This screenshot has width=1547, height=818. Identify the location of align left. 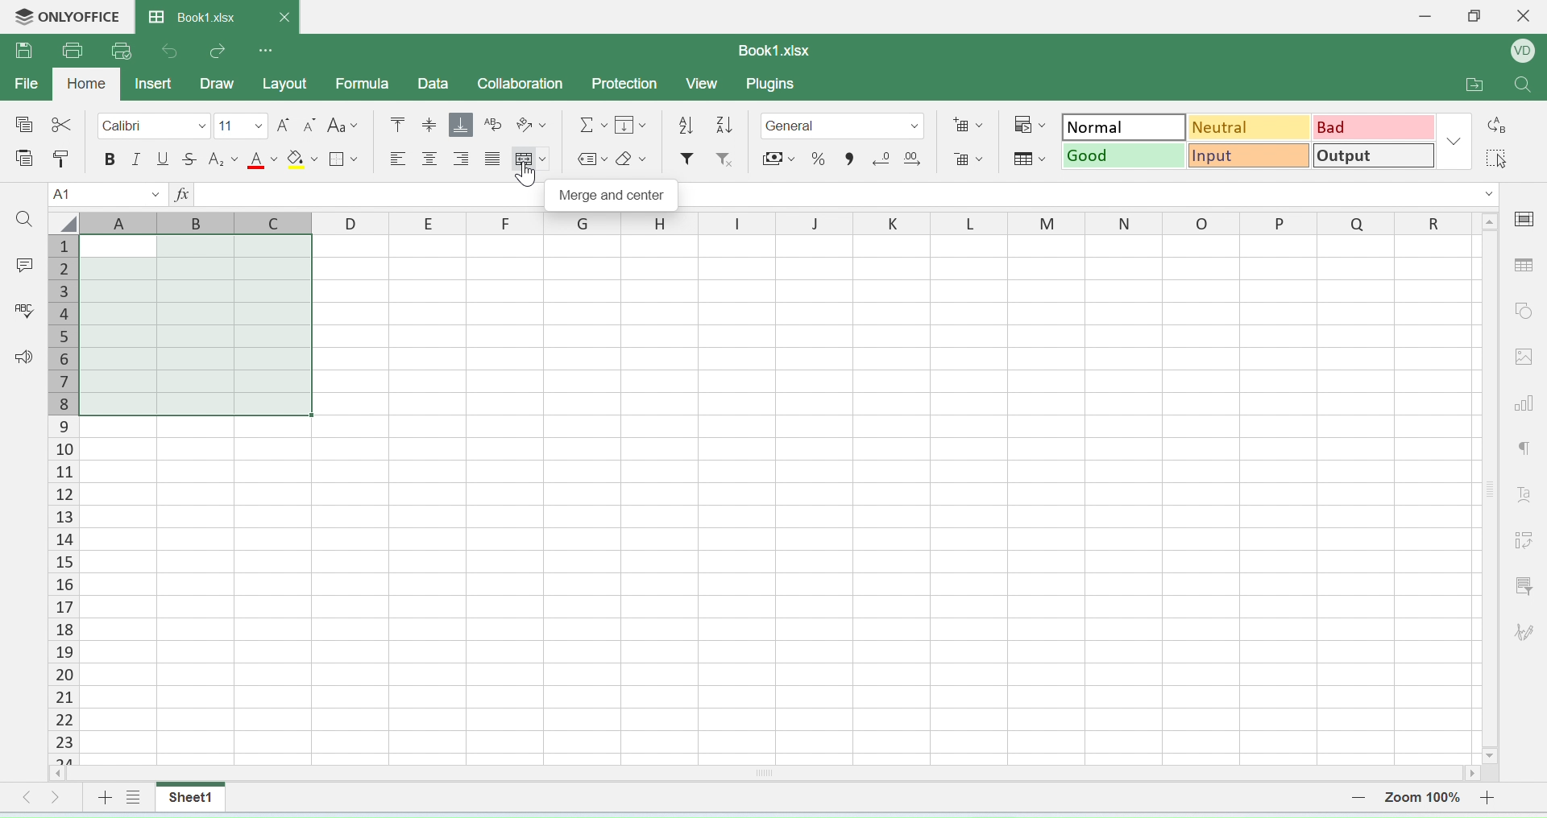
(395, 159).